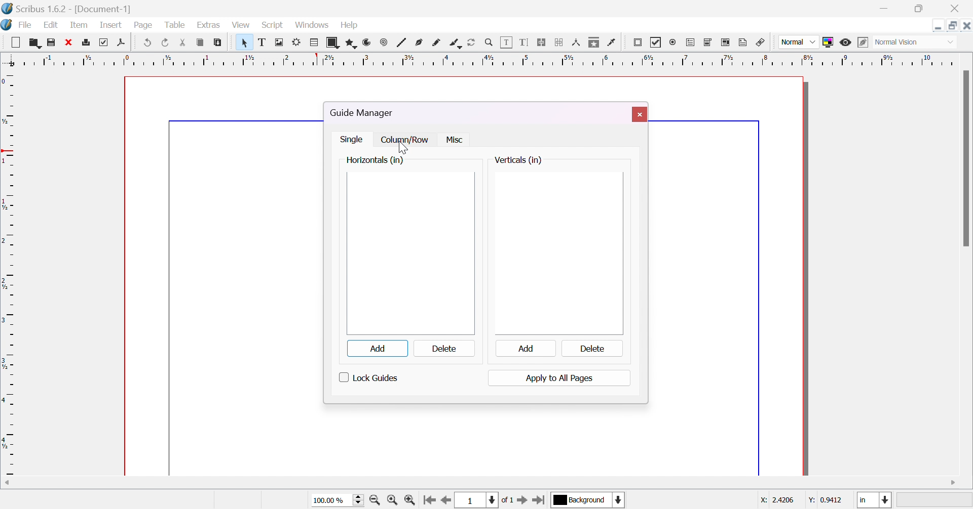 This screenshot has height=509, width=973. Describe the element at coordinates (384, 42) in the screenshot. I see `spiral` at that location.